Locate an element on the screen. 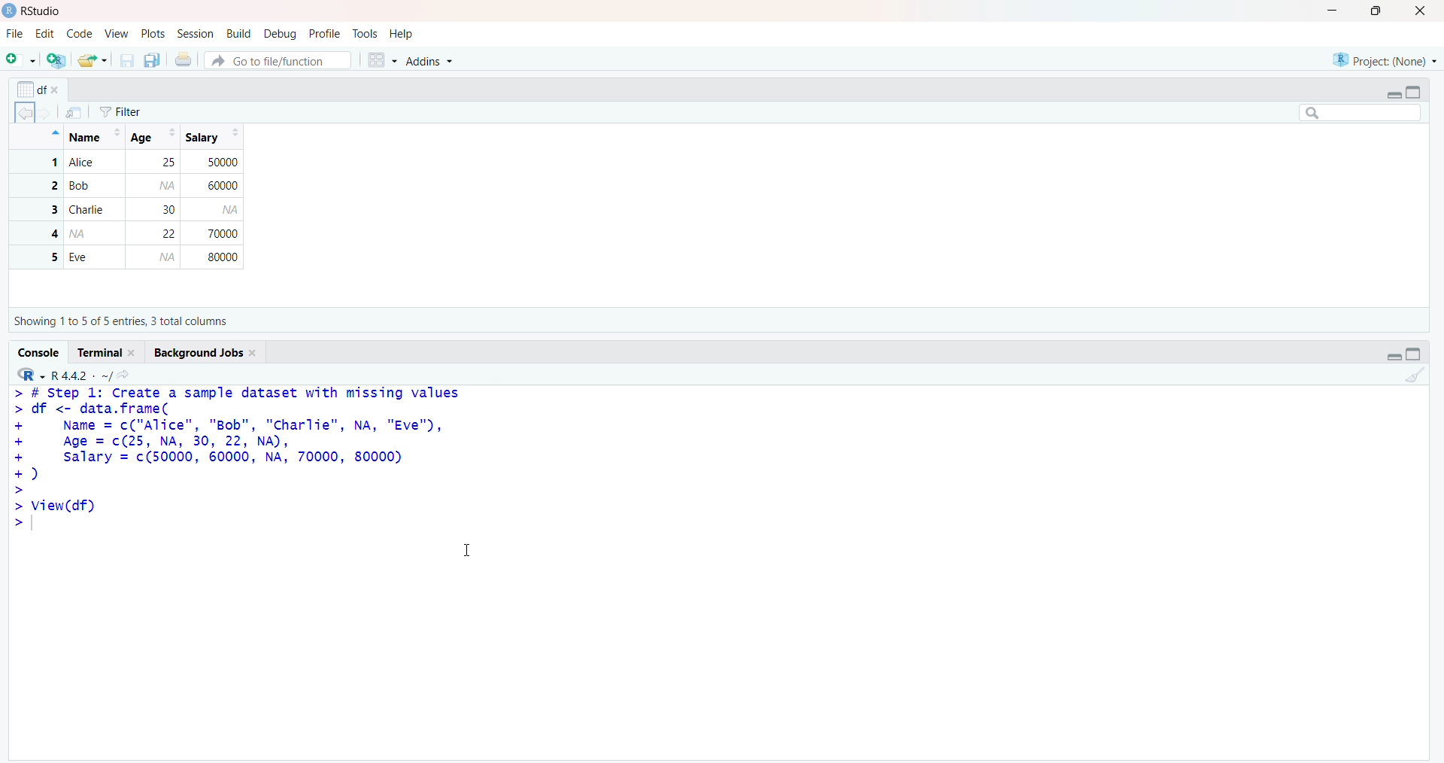 The height and width of the screenshot is (763, 1444). Tools is located at coordinates (366, 34).